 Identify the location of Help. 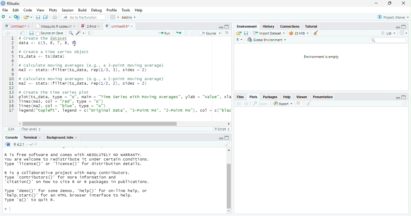
(286, 97).